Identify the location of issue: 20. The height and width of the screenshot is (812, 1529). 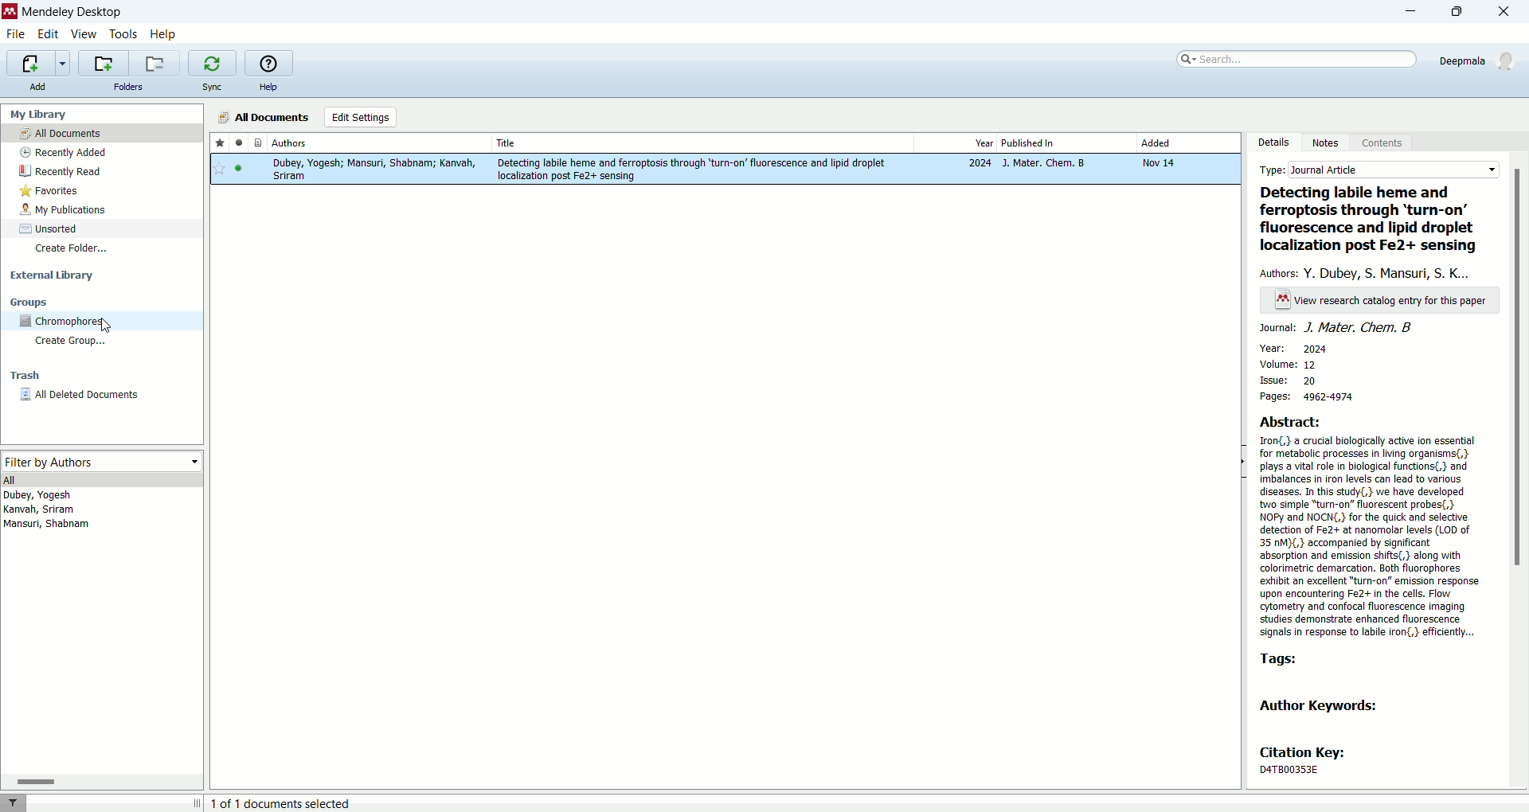
(1292, 381).